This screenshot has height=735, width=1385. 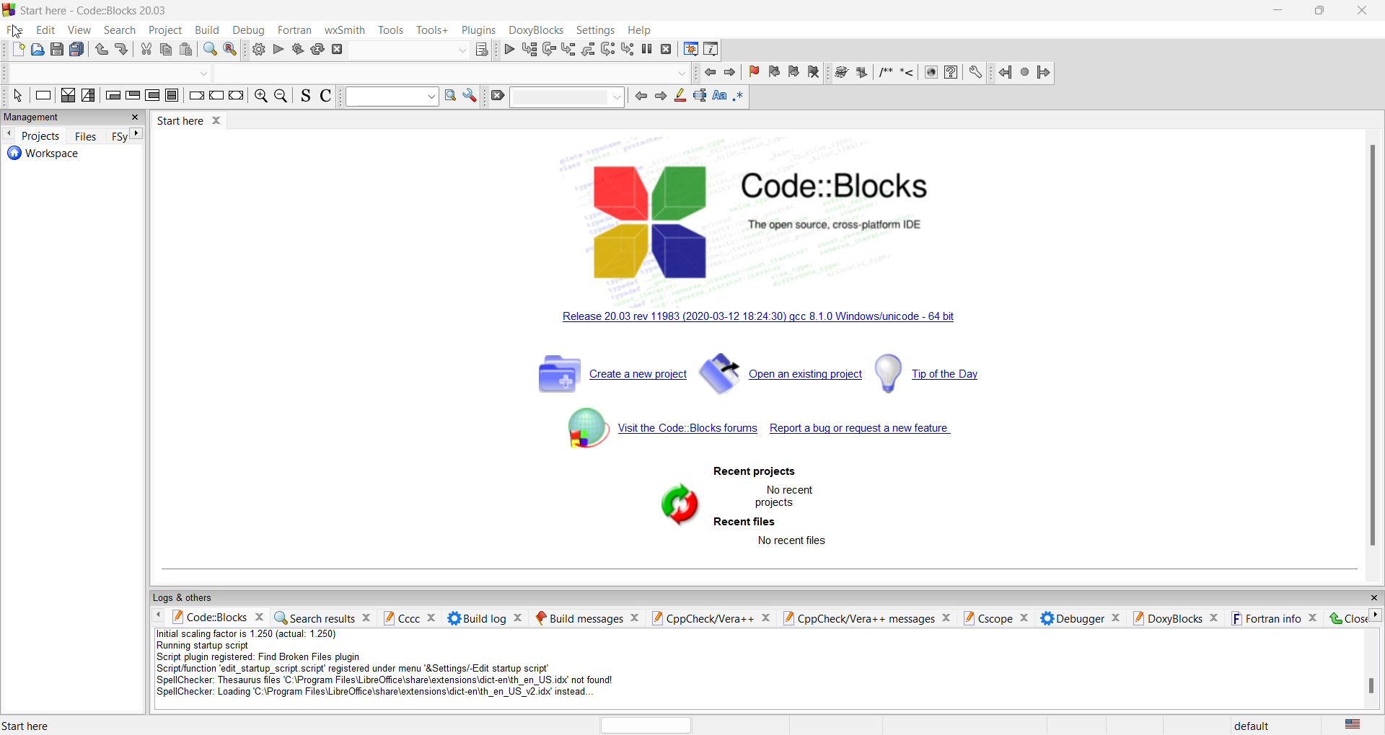 What do you see at coordinates (146, 51) in the screenshot?
I see `copy` at bounding box center [146, 51].